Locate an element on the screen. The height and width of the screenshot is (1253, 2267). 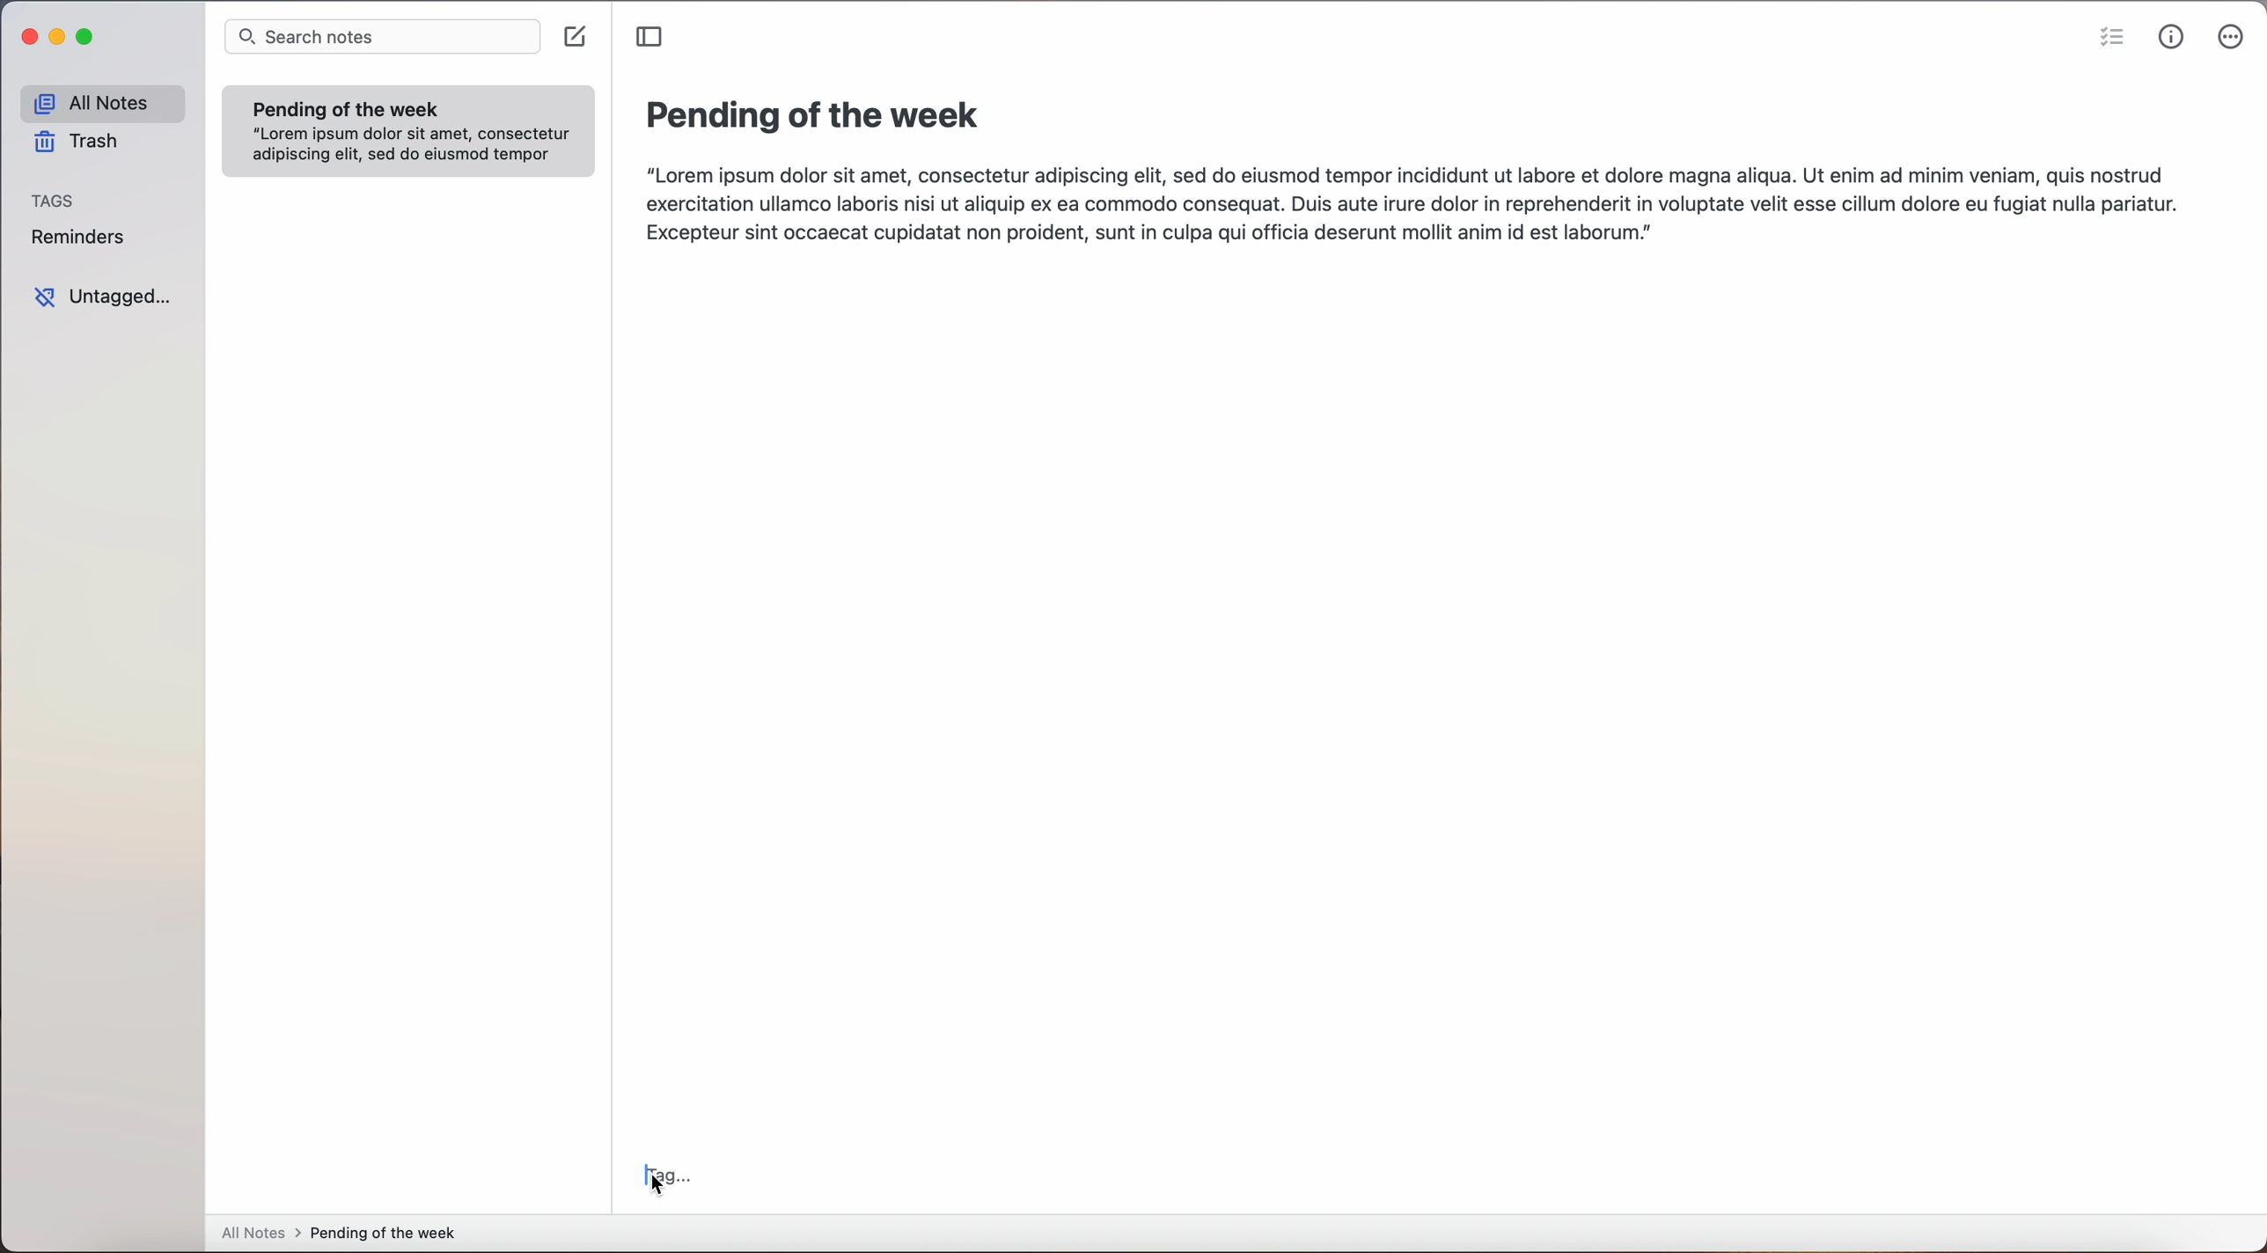
note is located at coordinates (408, 130).